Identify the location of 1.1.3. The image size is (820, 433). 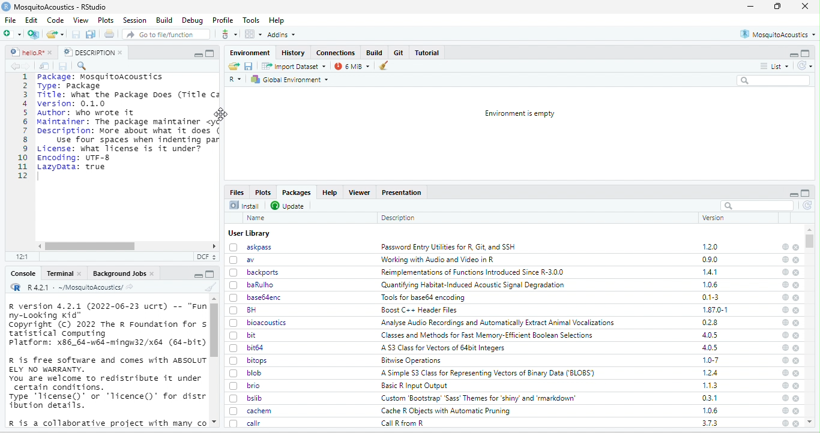
(711, 385).